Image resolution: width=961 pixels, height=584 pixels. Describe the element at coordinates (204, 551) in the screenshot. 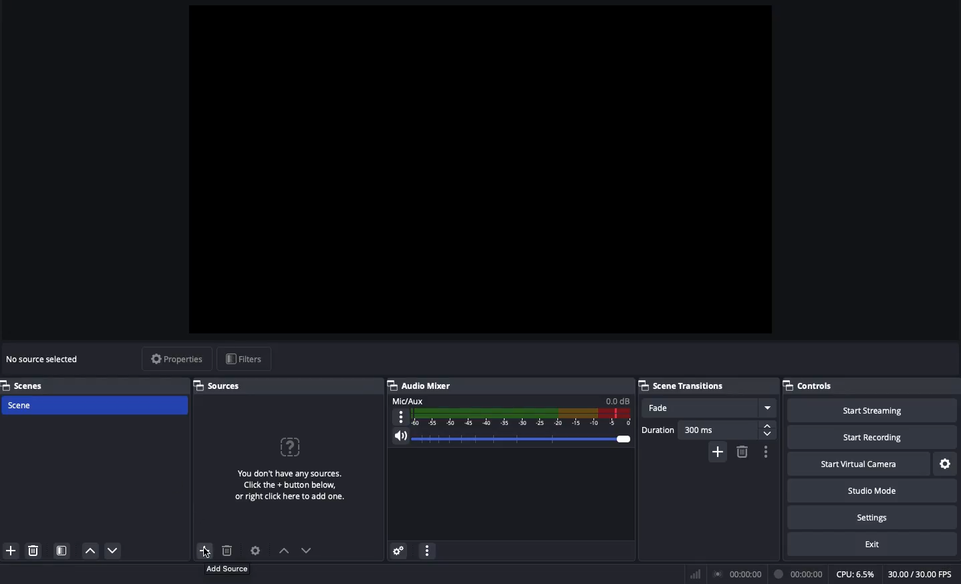

I see `add` at that location.